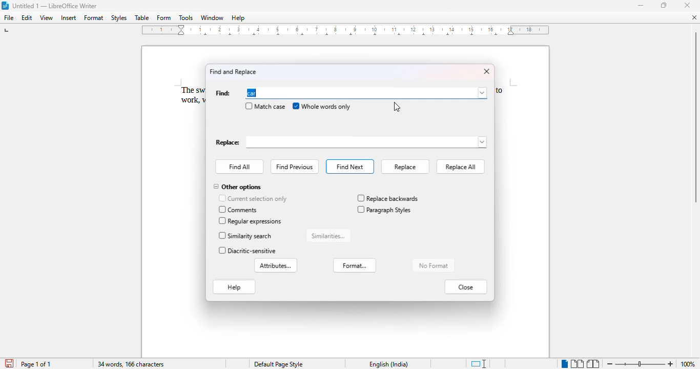 The height and width of the screenshot is (369, 700). What do you see at coordinates (141, 18) in the screenshot?
I see `table` at bounding box center [141, 18].